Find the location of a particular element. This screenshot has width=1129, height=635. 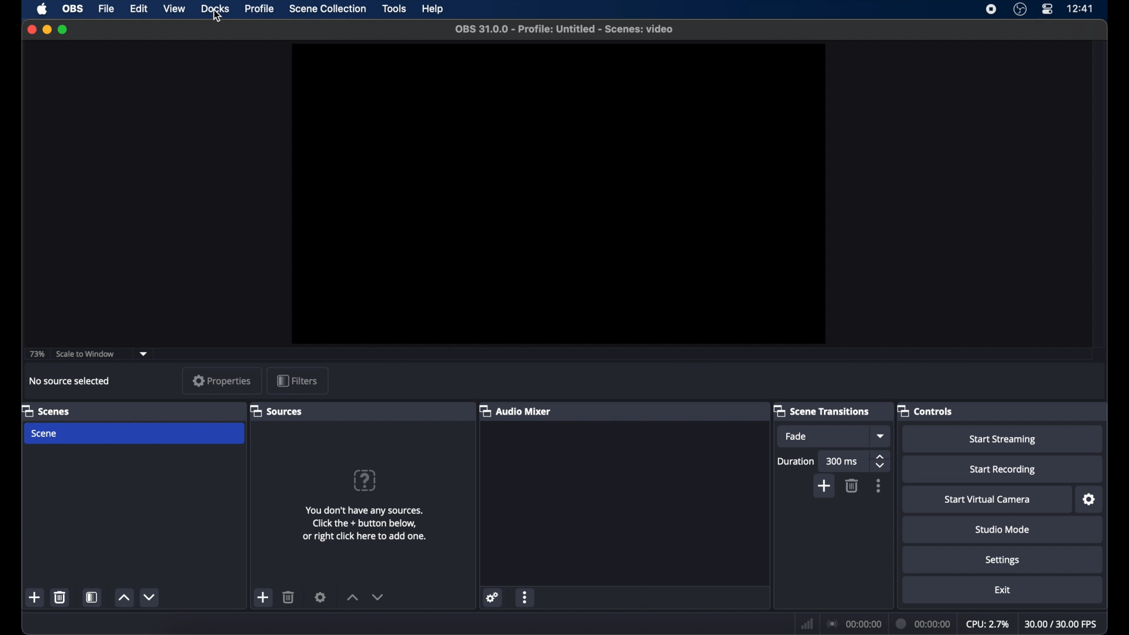

question mark icon is located at coordinates (364, 481).